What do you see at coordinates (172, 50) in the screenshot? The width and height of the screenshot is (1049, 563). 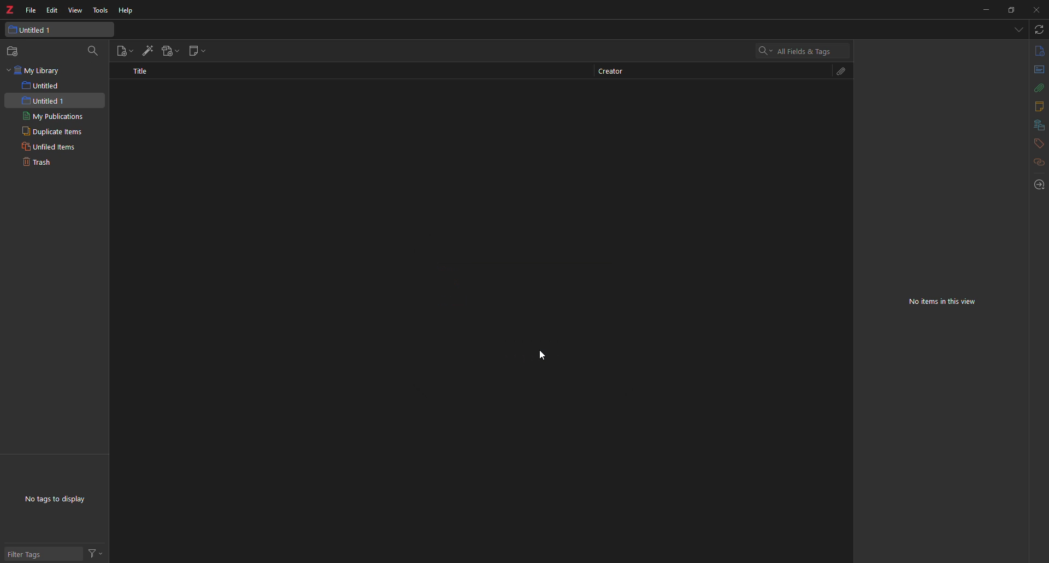 I see `add attachment` at bounding box center [172, 50].